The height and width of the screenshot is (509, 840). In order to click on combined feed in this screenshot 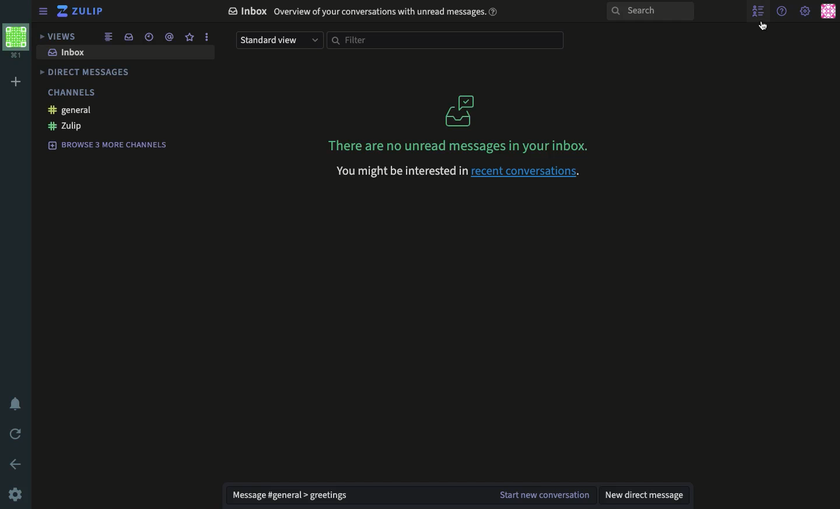, I will do `click(110, 37)`.